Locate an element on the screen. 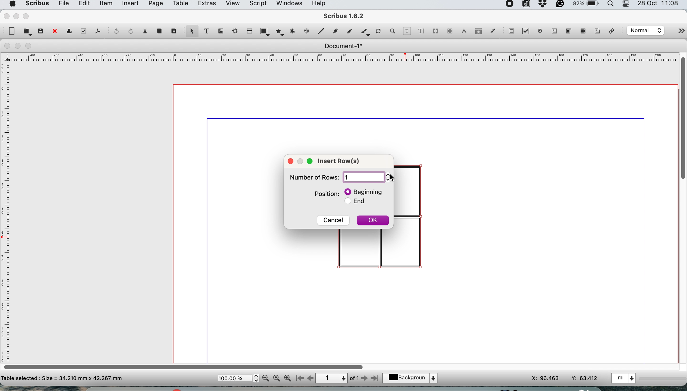 The height and width of the screenshot is (391, 687). vertical scroll bar is located at coordinates (682, 117).